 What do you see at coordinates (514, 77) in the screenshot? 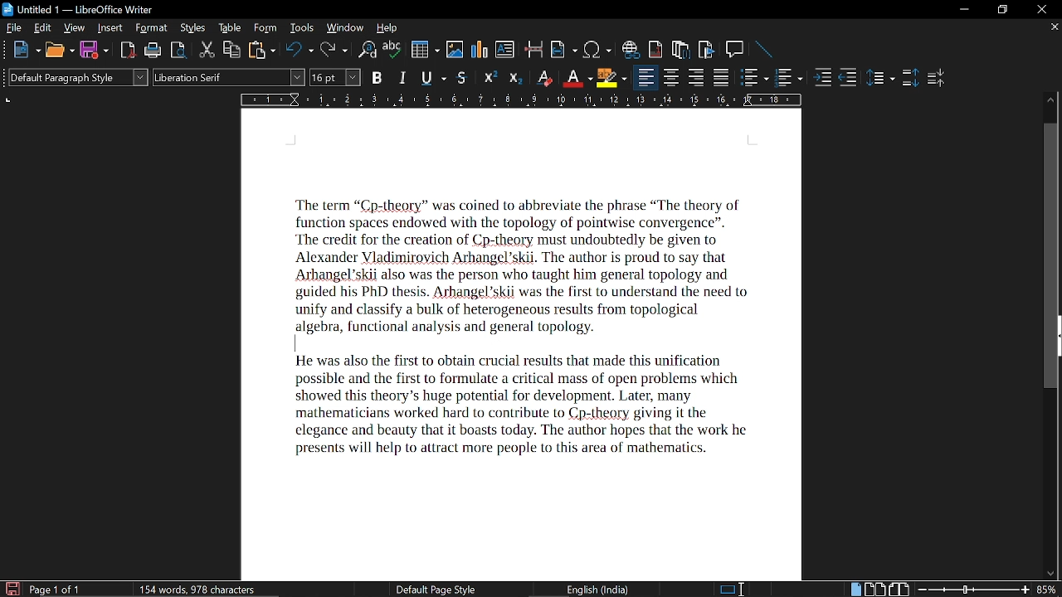
I see `Subscript` at bounding box center [514, 77].